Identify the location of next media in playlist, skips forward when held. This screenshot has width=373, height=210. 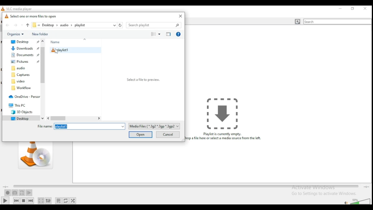
(33, 201).